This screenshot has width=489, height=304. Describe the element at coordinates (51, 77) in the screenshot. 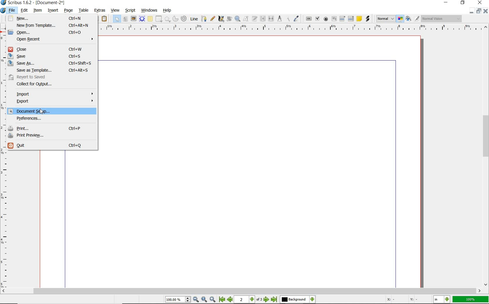

I see `revert to send` at that location.